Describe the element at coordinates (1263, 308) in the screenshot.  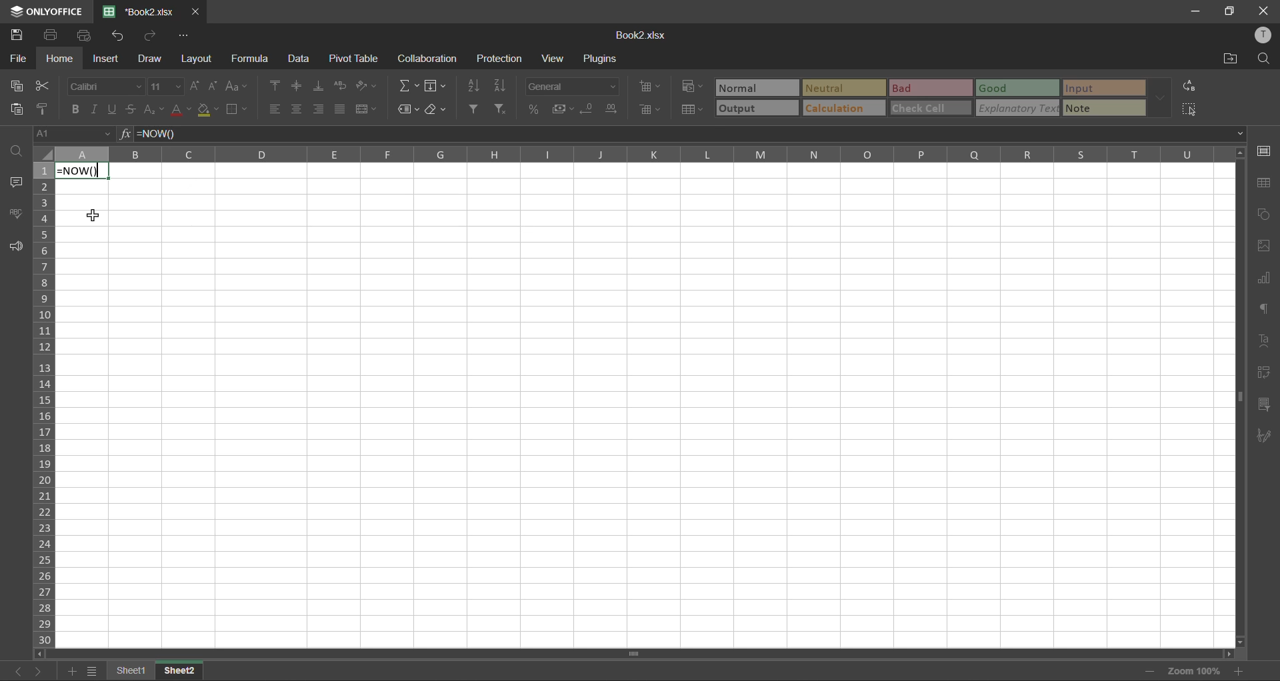
I see `paragraph` at that location.